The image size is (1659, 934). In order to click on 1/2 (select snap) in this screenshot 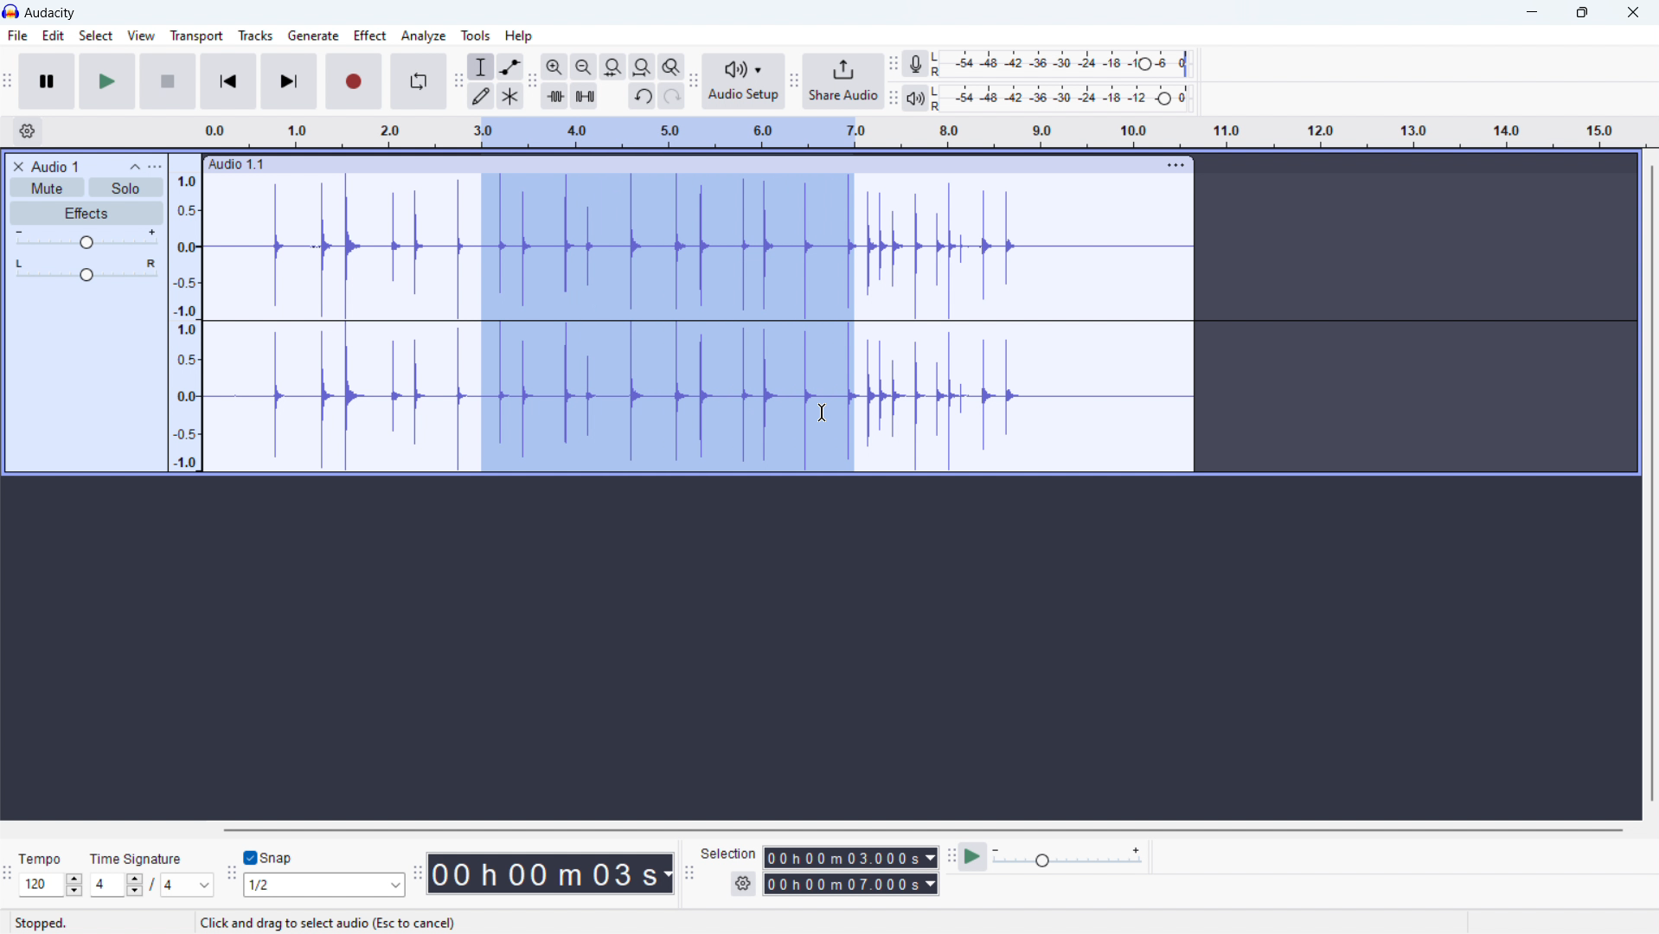, I will do `click(324, 885)`.